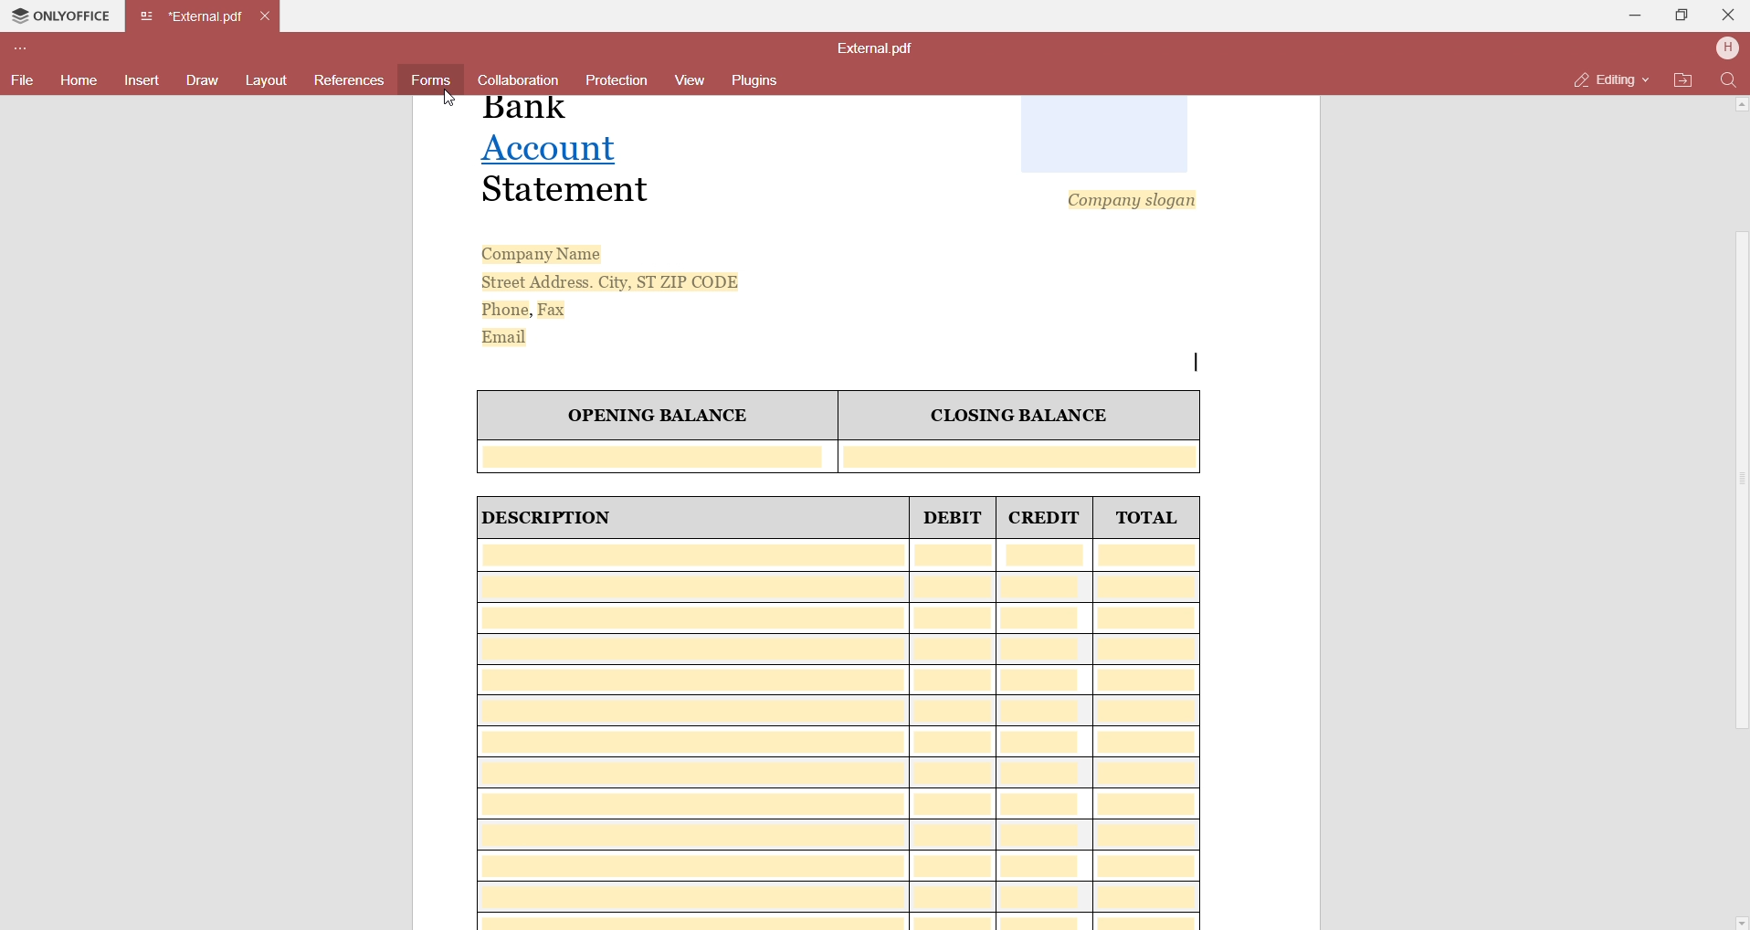 The width and height of the screenshot is (1750, 930). Describe the element at coordinates (1677, 15) in the screenshot. I see `Maximize` at that location.